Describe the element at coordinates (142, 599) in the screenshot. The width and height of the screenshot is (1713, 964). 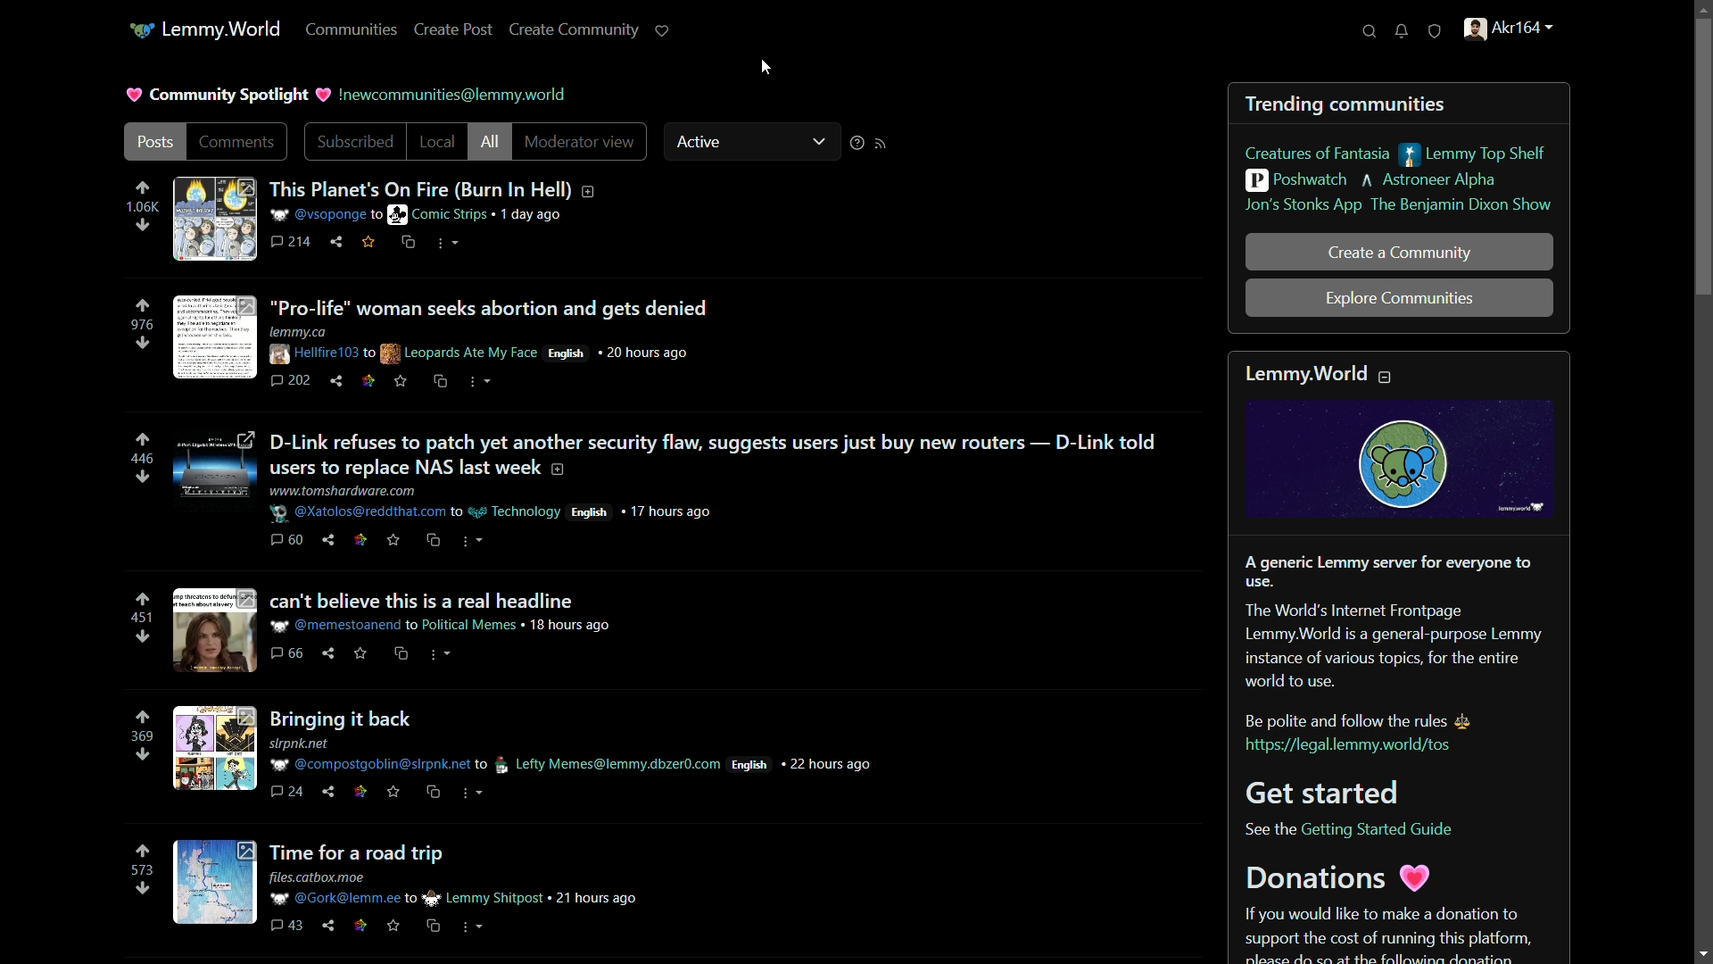
I see `upvote` at that location.